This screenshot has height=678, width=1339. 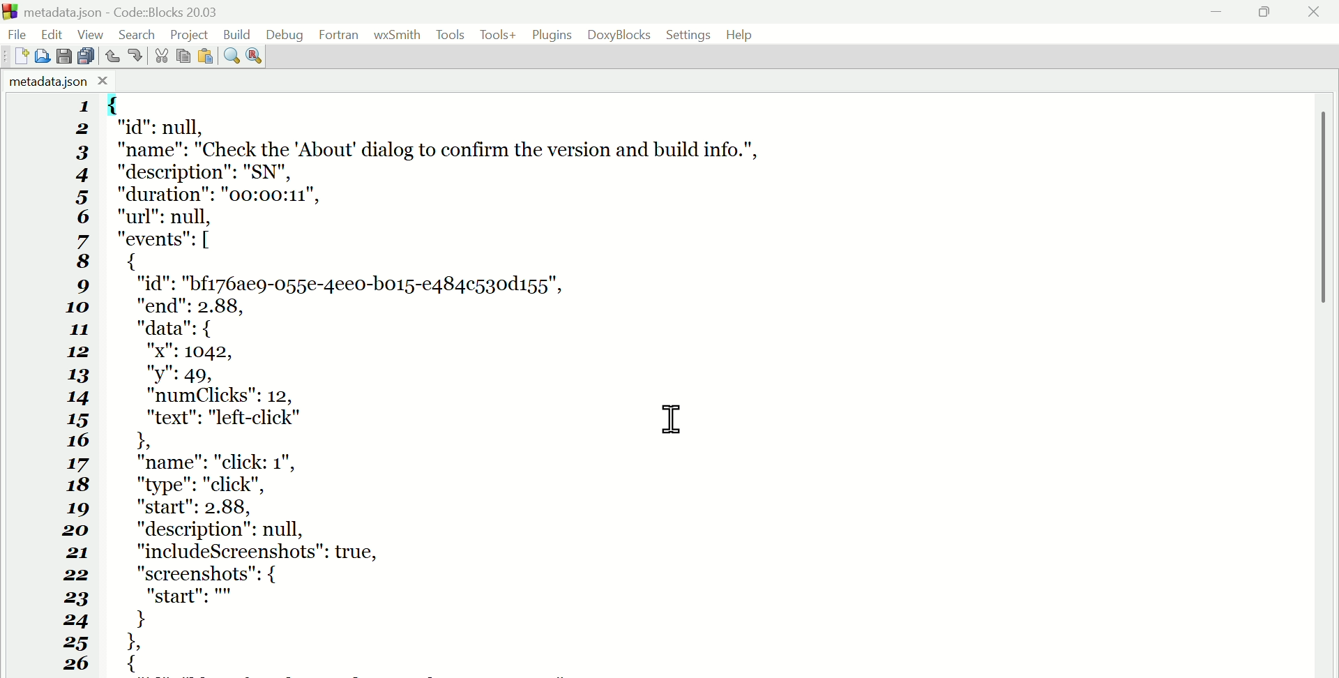 What do you see at coordinates (183, 56) in the screenshot?
I see `Copy` at bounding box center [183, 56].